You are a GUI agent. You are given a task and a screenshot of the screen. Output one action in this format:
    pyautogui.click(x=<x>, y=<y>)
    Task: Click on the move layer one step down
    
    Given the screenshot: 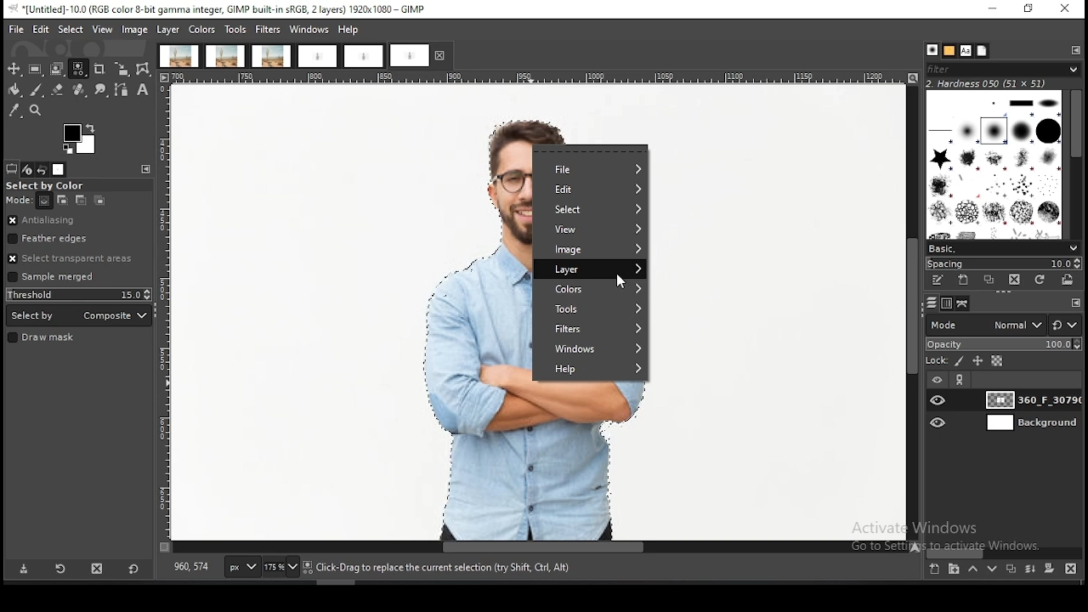 What is the action you would take?
    pyautogui.click(x=989, y=569)
    